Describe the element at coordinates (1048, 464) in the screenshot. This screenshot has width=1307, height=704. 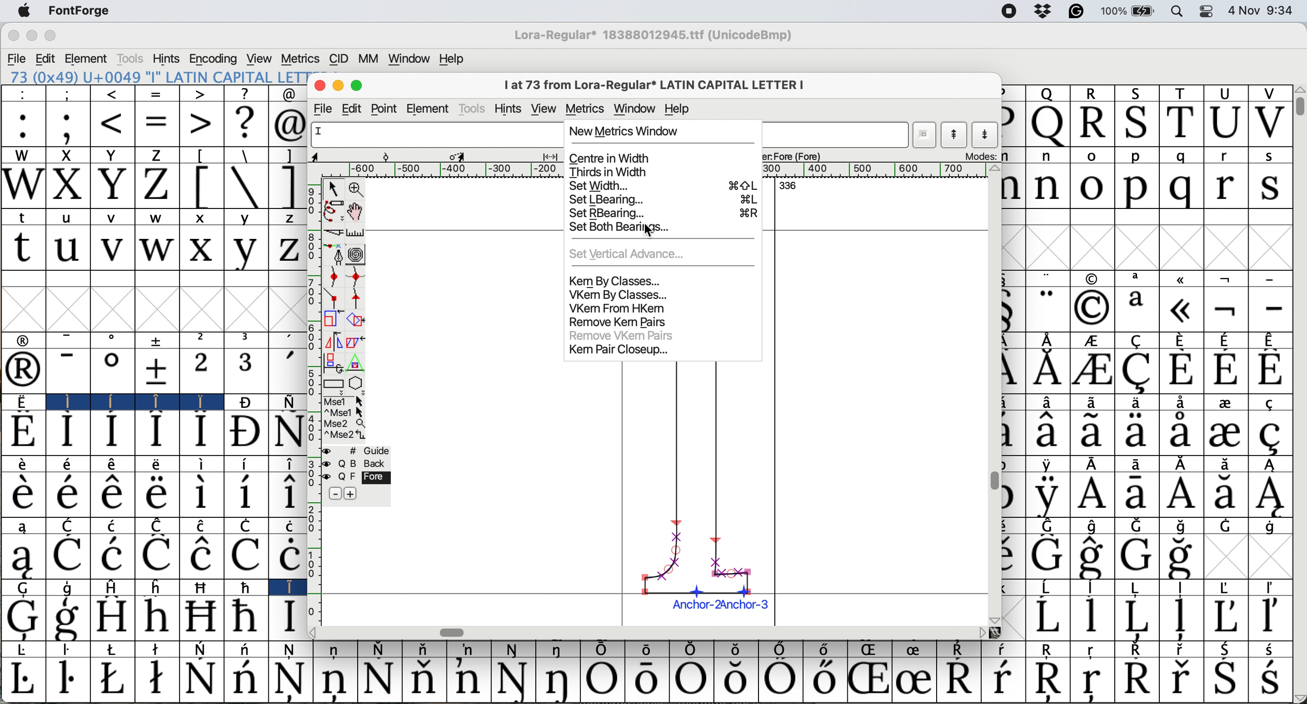
I see `Symbol` at that location.